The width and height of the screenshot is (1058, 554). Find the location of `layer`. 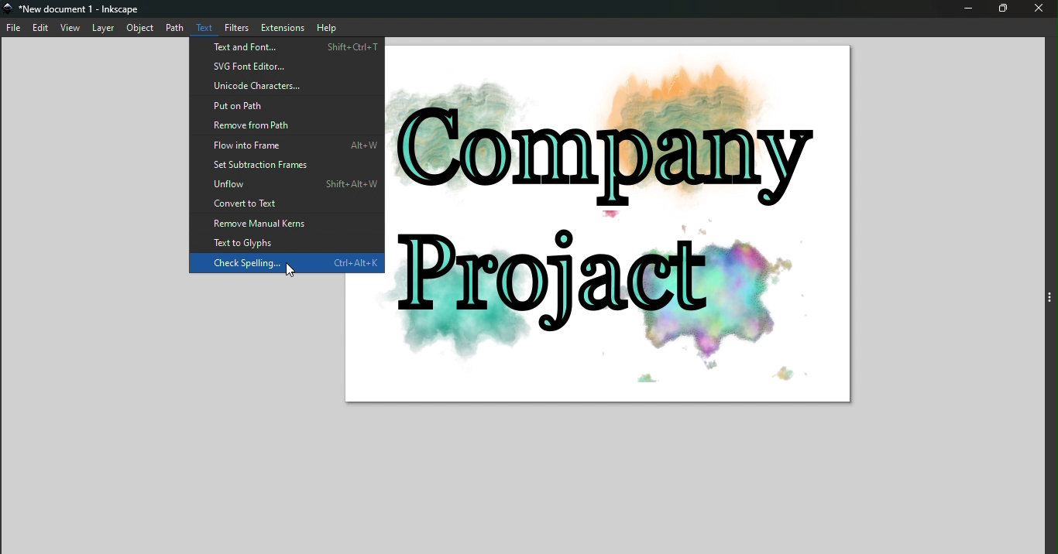

layer is located at coordinates (104, 28).